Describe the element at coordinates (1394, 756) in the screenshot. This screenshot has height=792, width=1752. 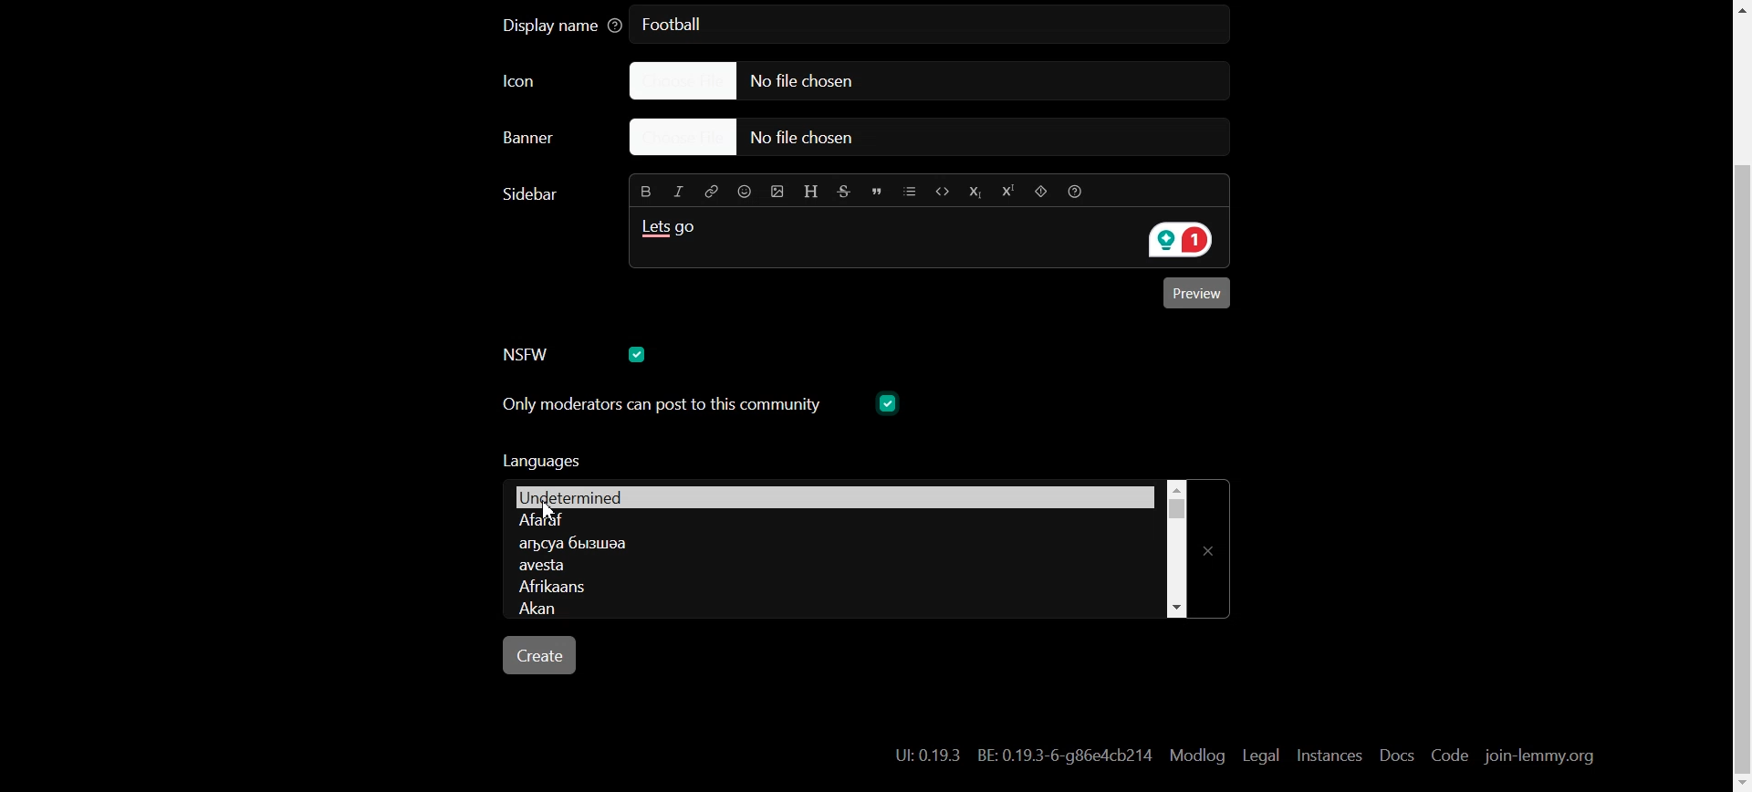
I see `Docs` at that location.